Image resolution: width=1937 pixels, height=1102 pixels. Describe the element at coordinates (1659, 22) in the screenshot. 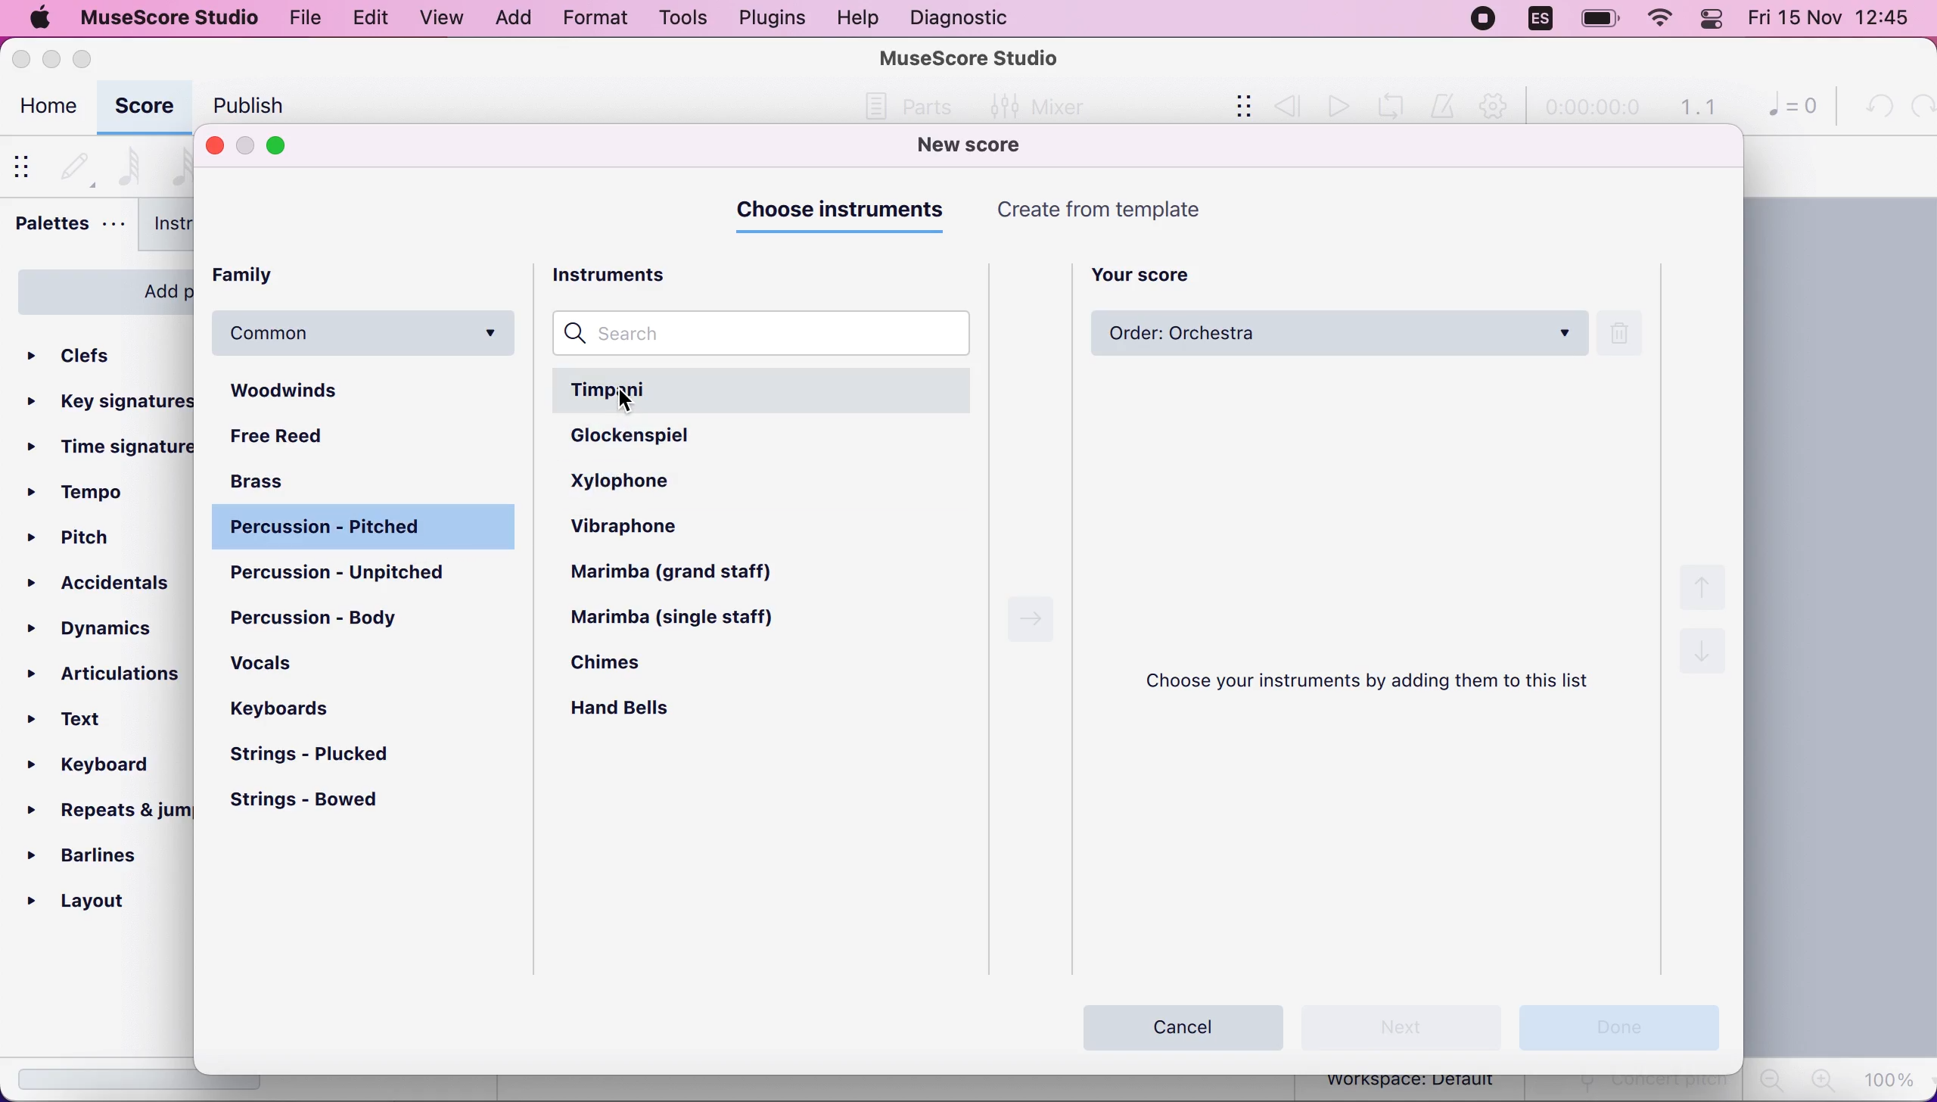

I see `wifi` at that location.